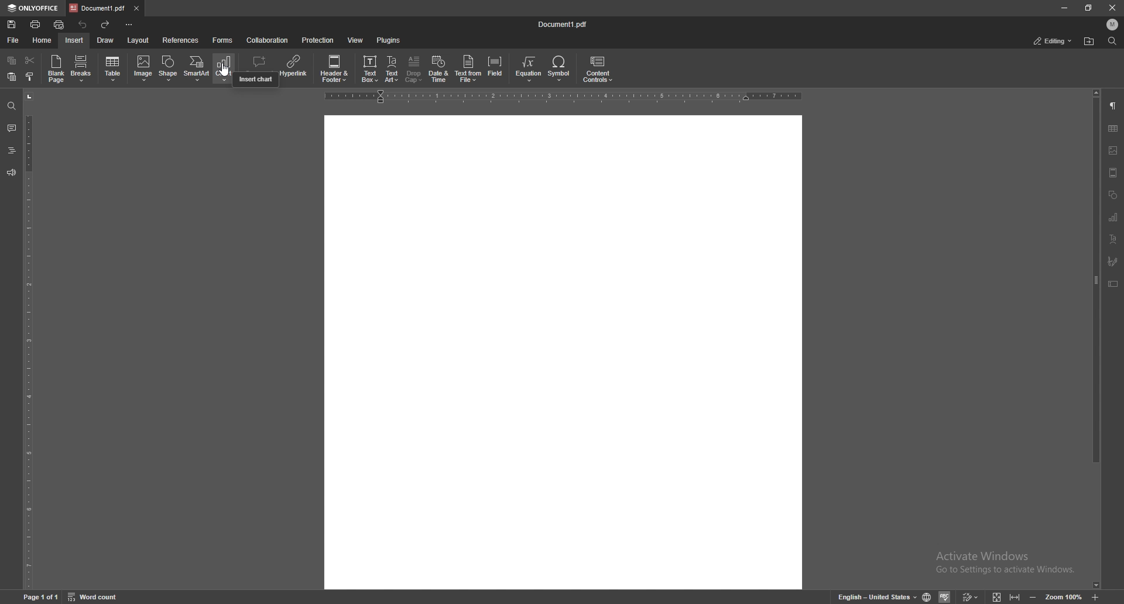  Describe the element at coordinates (197, 69) in the screenshot. I see `smart art` at that location.